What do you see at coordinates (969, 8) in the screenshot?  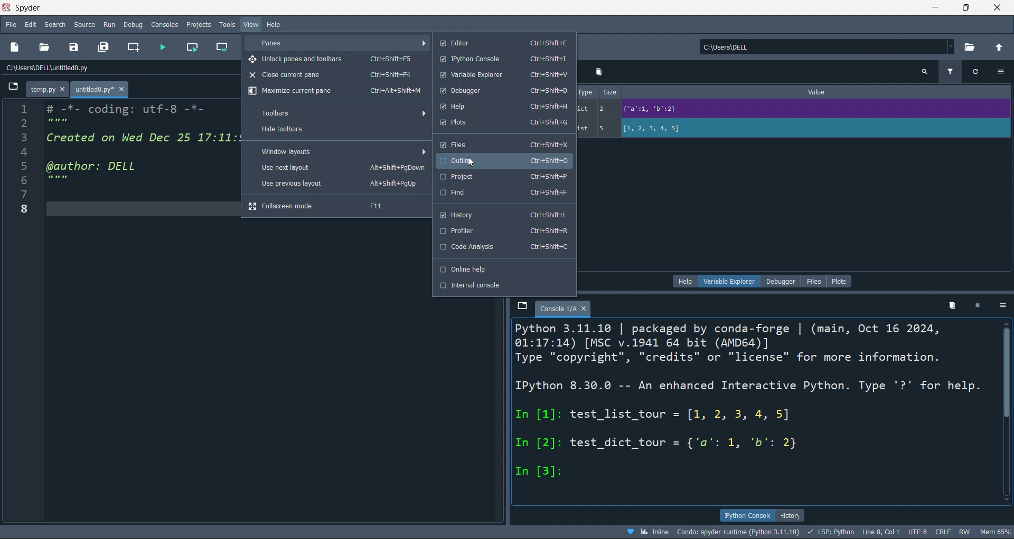 I see `maximiz` at bounding box center [969, 8].